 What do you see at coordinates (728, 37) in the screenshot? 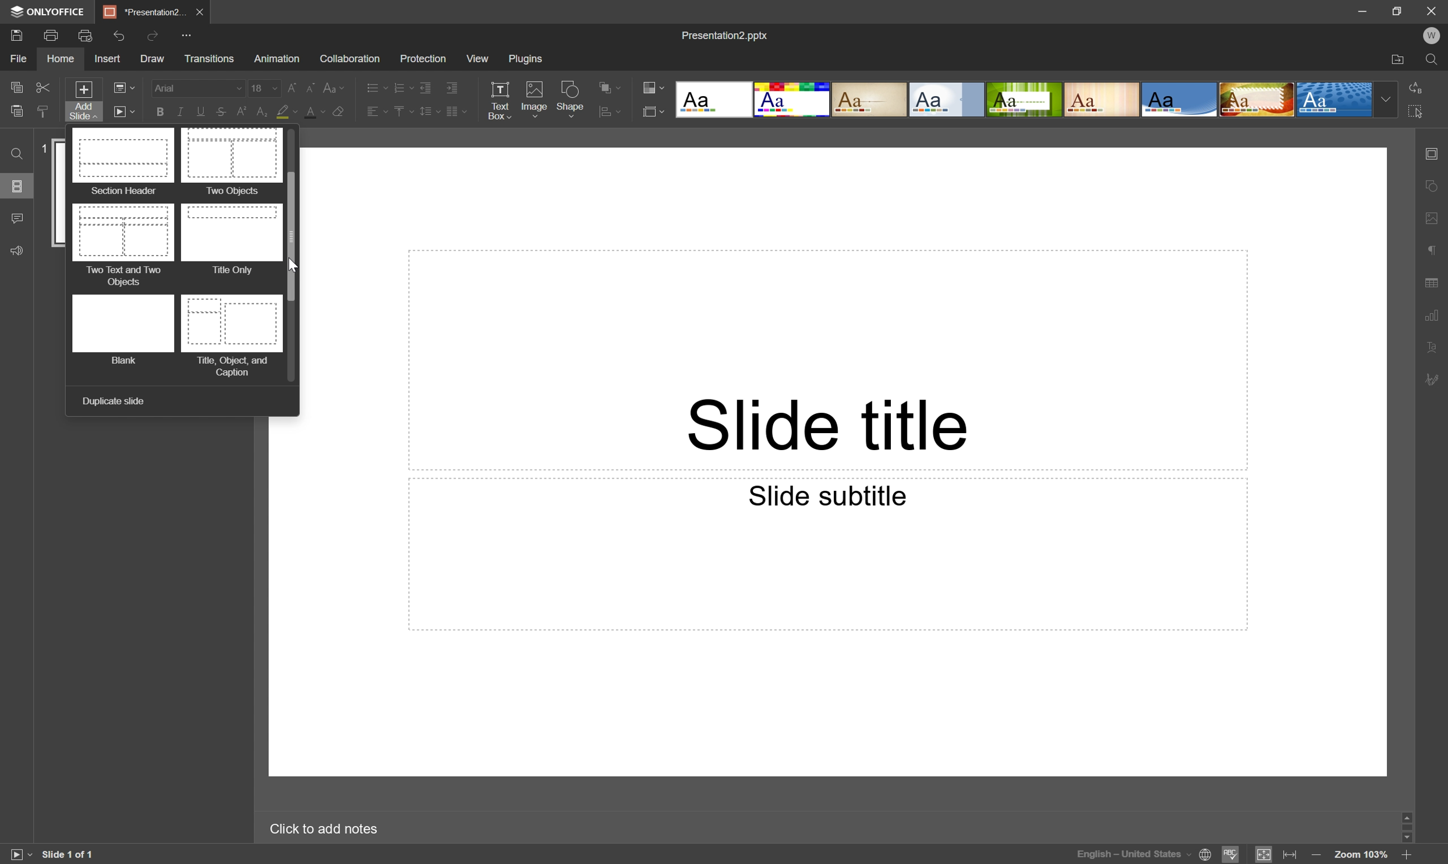
I see `Presentation2.pptx` at bounding box center [728, 37].